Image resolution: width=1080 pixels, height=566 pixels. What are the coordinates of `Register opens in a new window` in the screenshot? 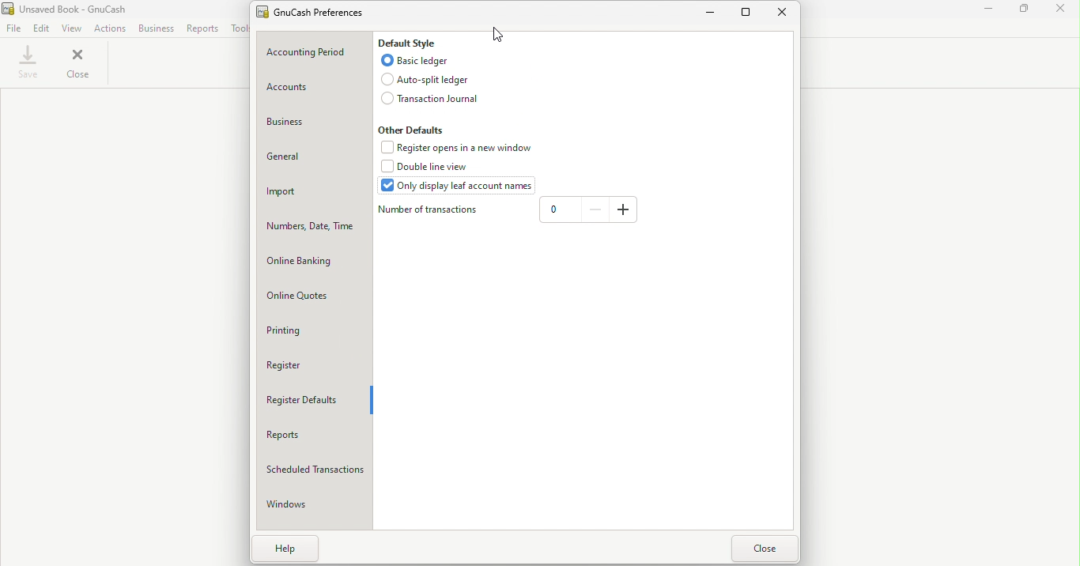 It's located at (459, 148).